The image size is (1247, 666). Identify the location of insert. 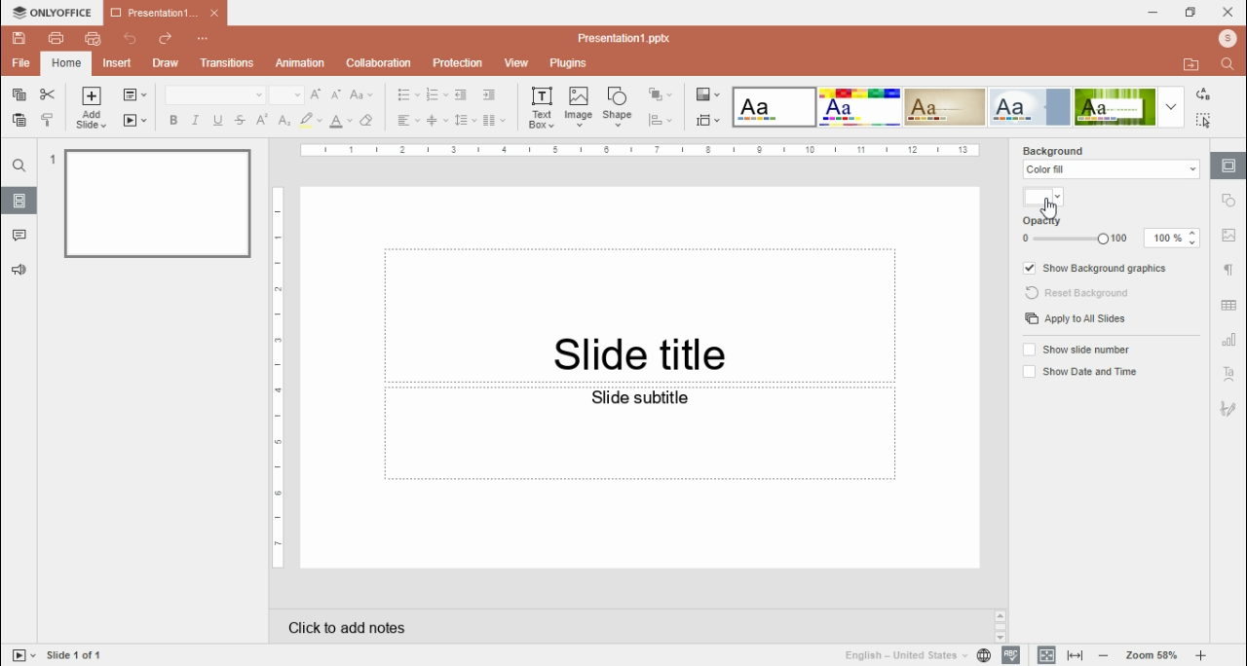
(117, 64).